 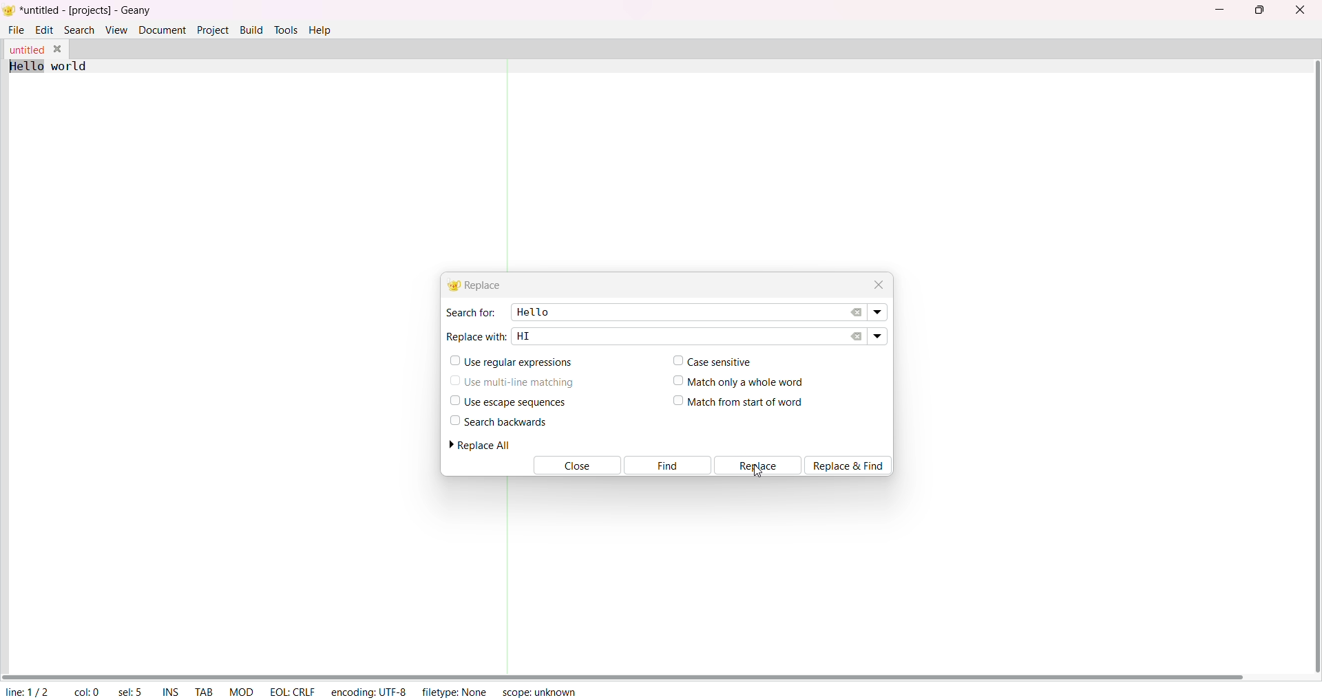 I want to click on document, so click(x=162, y=29).